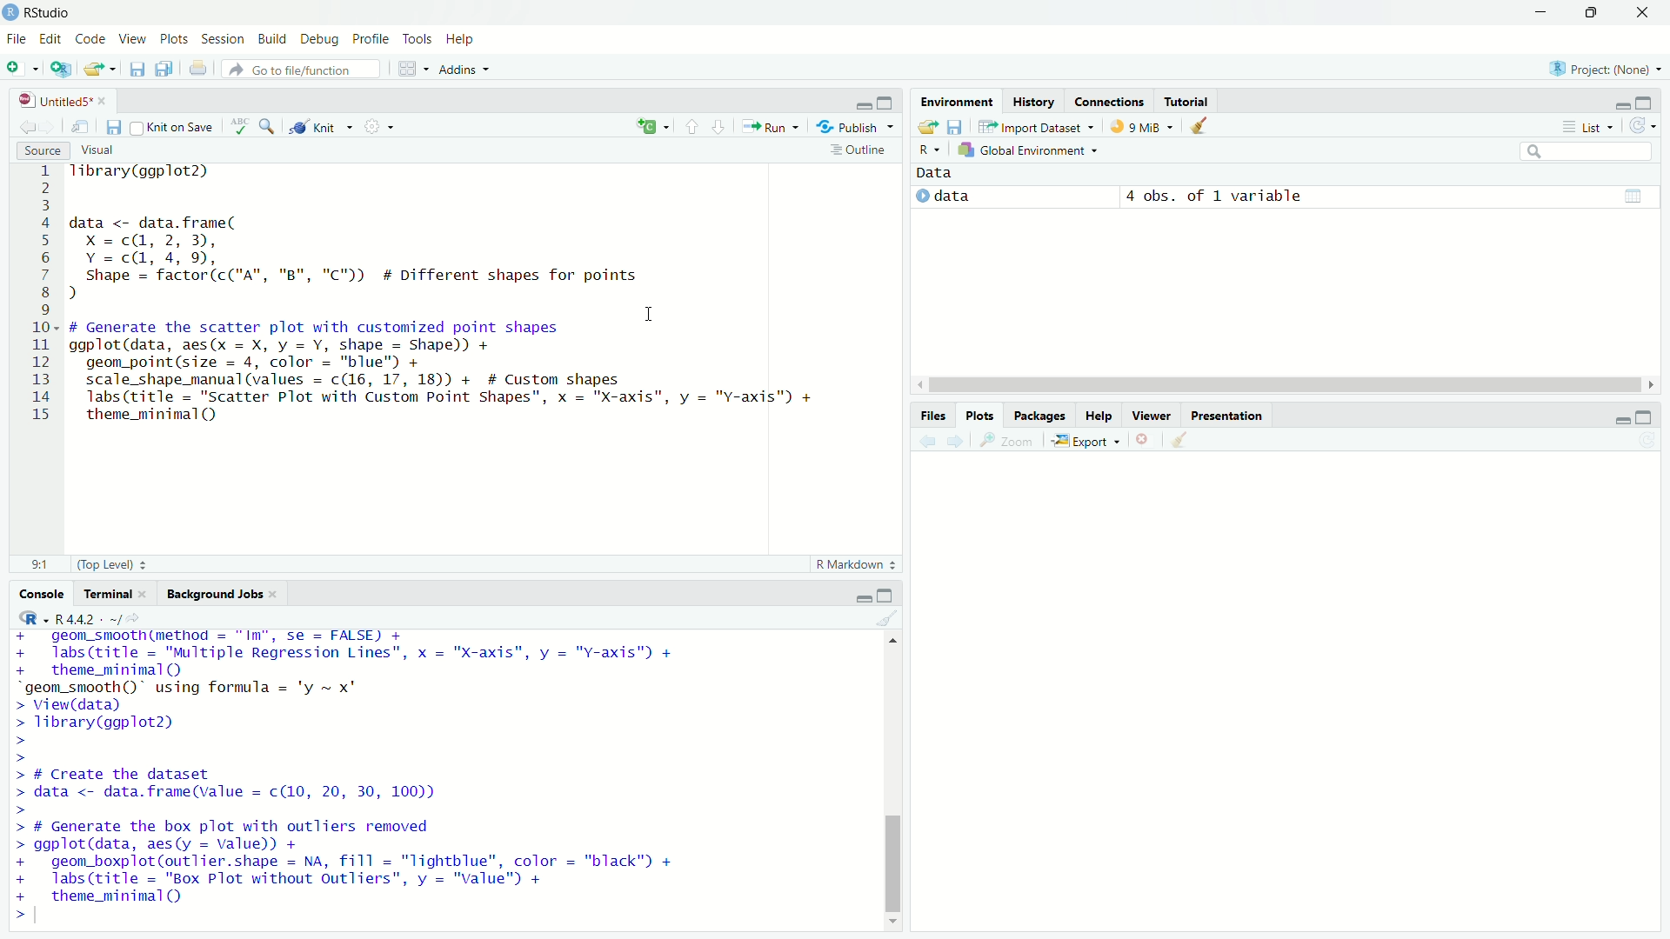 This screenshot has width=1670, height=939. I want to click on R, so click(32, 618).